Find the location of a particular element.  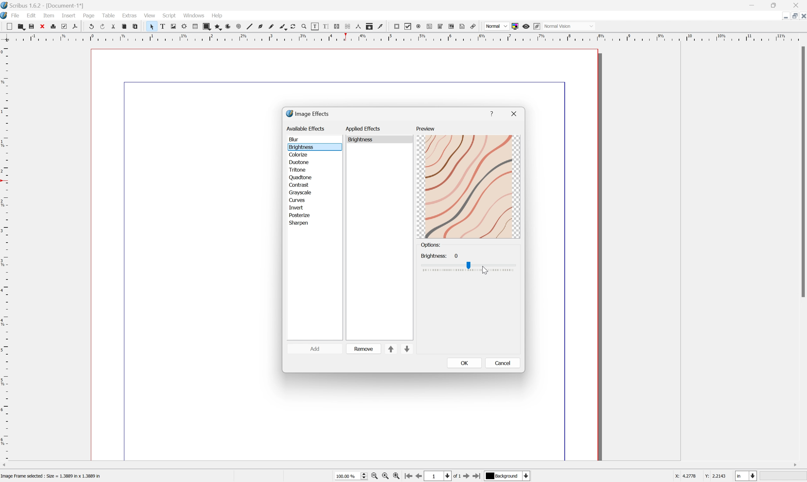

Unlink text frames is located at coordinates (348, 26).